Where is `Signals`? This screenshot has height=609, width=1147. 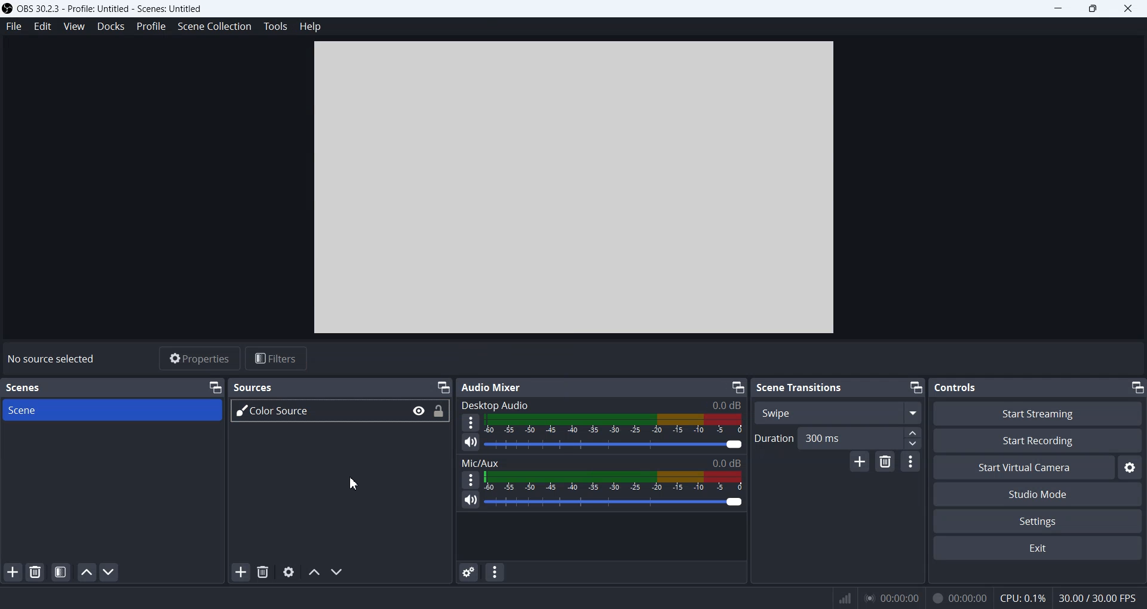
Signals is located at coordinates (839, 597).